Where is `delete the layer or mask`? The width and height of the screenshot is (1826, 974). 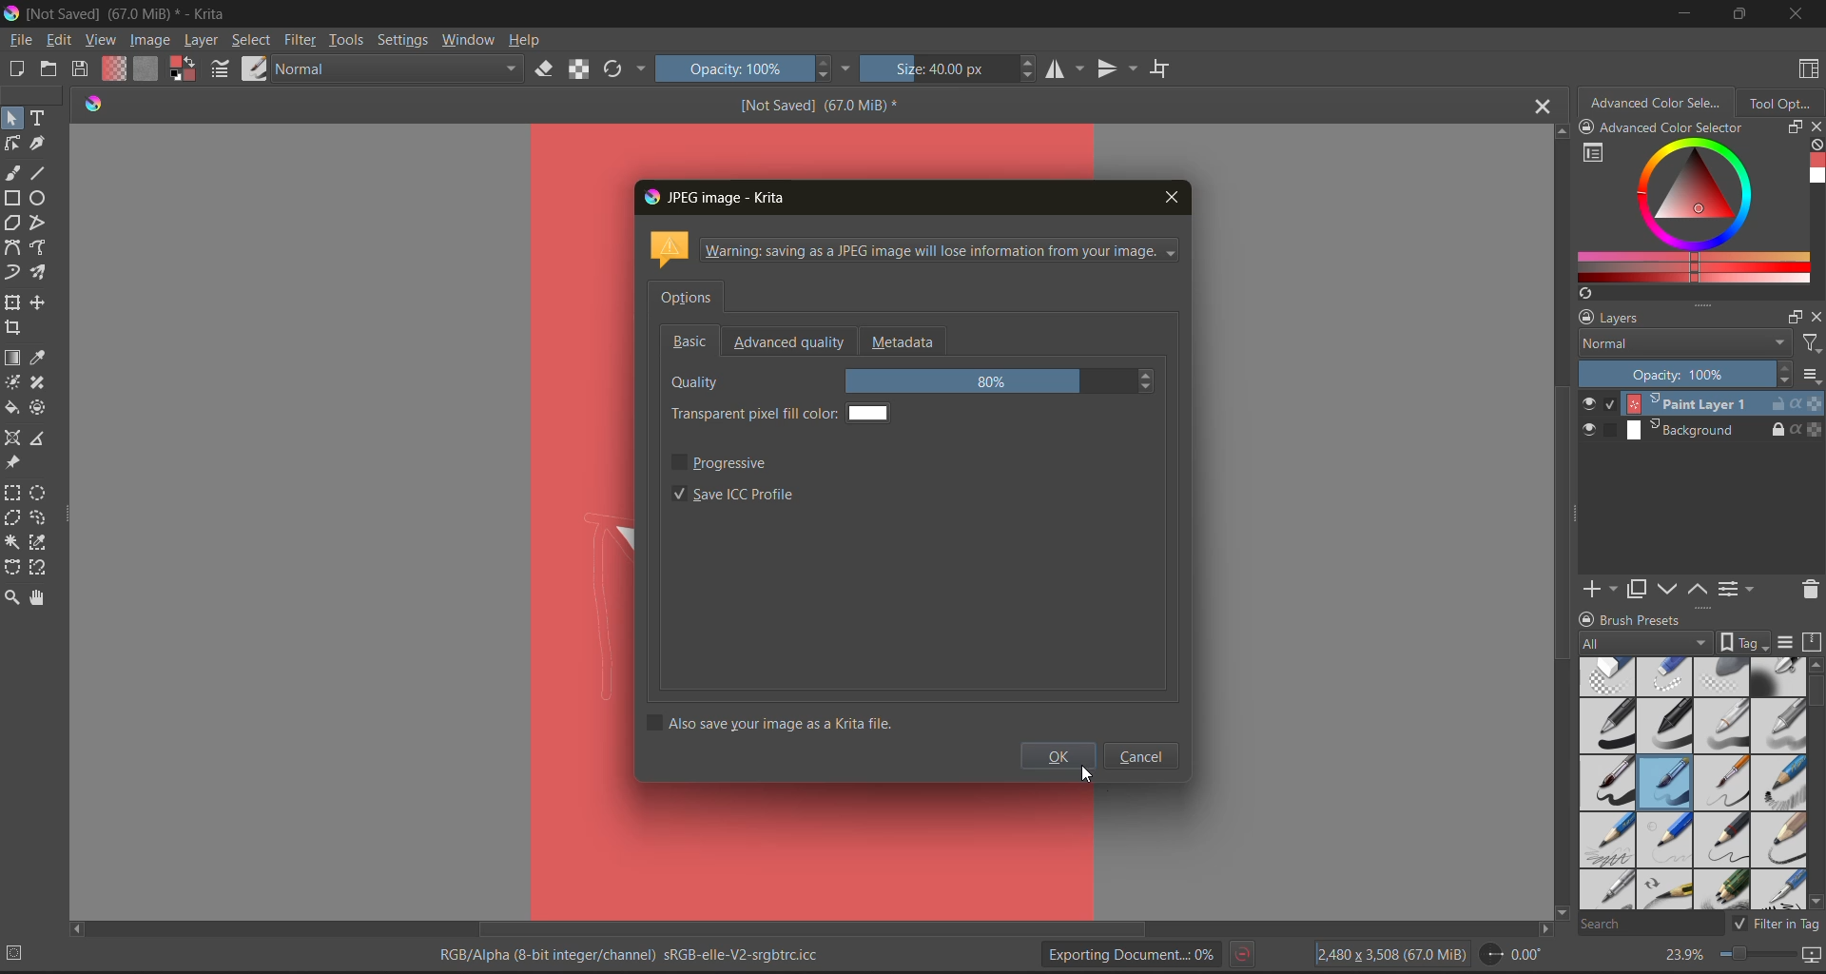 delete the layer or mask is located at coordinates (1804, 593).